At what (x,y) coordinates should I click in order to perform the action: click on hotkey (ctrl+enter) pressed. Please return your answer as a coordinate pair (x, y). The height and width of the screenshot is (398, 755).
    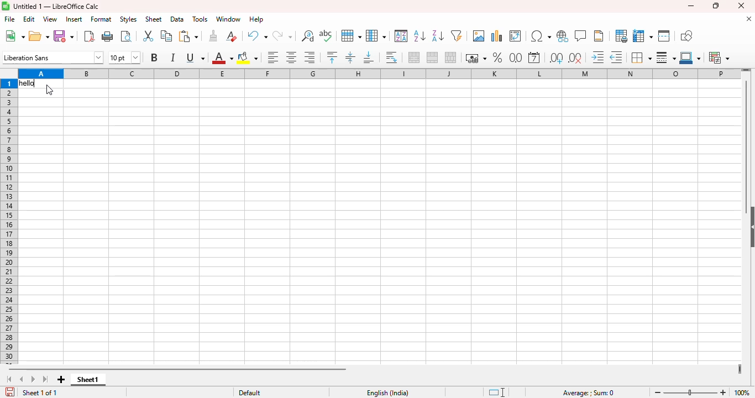
    Looking at the image, I should click on (29, 83).